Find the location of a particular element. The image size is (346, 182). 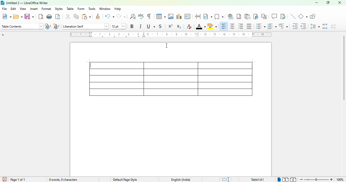

justified is located at coordinates (249, 26).